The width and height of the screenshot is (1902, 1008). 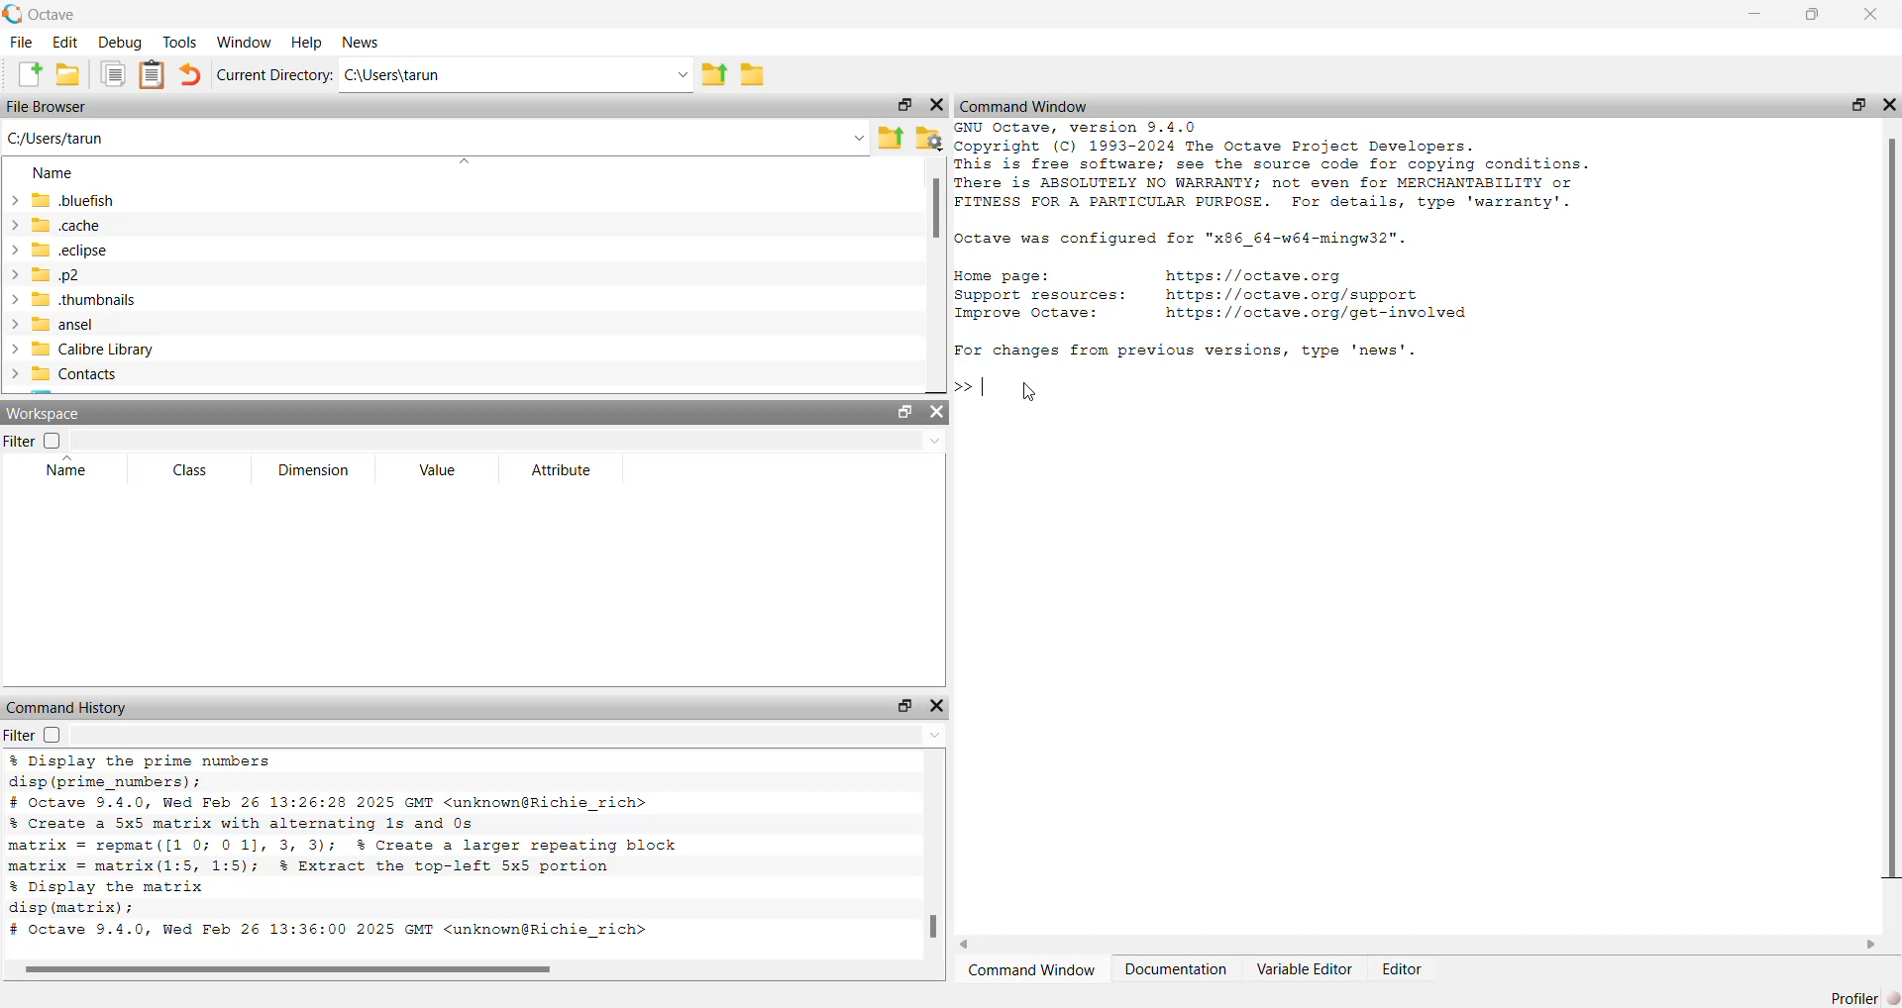 I want to click on code to display matrix, so click(x=113, y=898).